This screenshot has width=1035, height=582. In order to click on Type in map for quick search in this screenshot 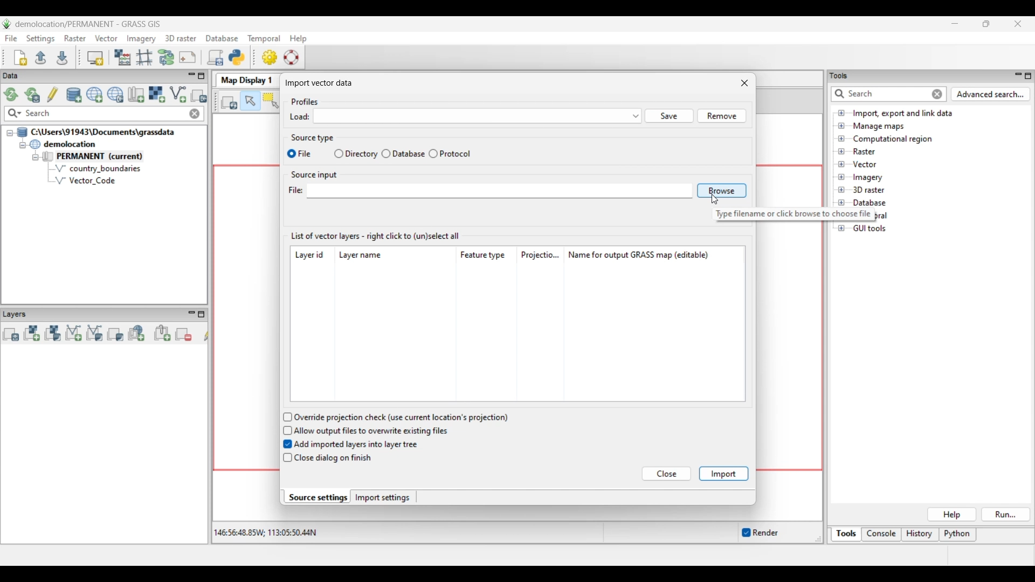, I will do `click(106, 114)`.